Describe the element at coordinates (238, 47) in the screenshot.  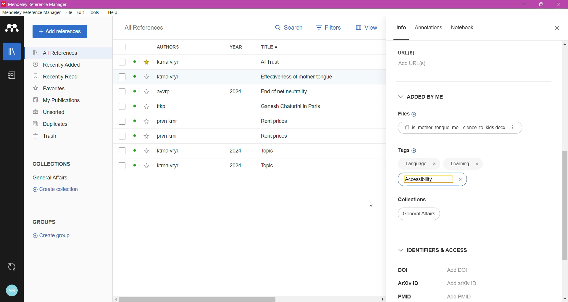
I see `Year` at that location.